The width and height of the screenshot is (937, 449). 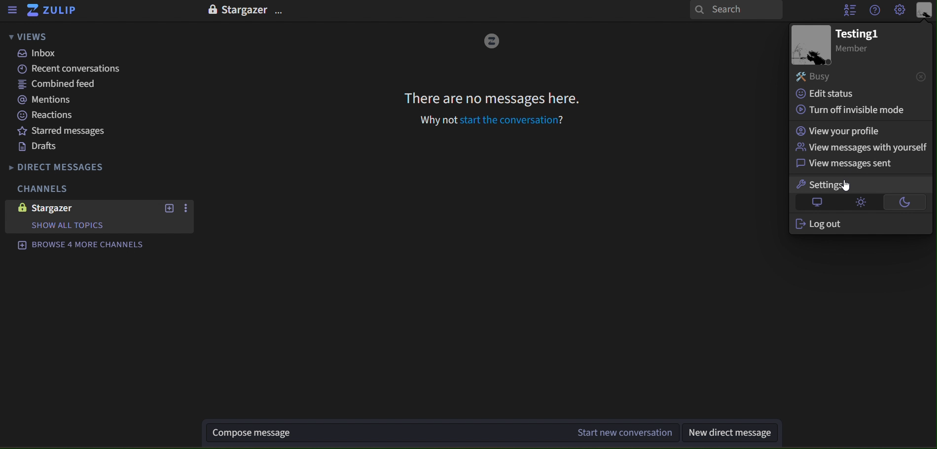 What do you see at coordinates (26, 37) in the screenshot?
I see `views` at bounding box center [26, 37].